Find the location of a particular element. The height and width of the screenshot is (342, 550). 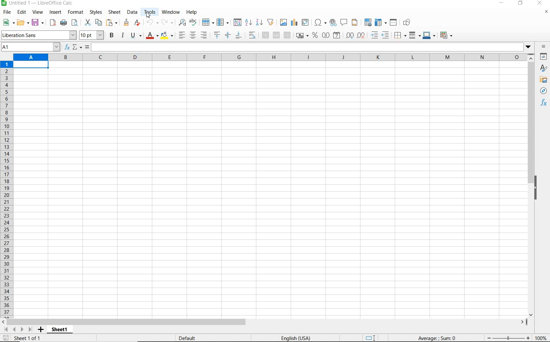

cut is located at coordinates (87, 23).